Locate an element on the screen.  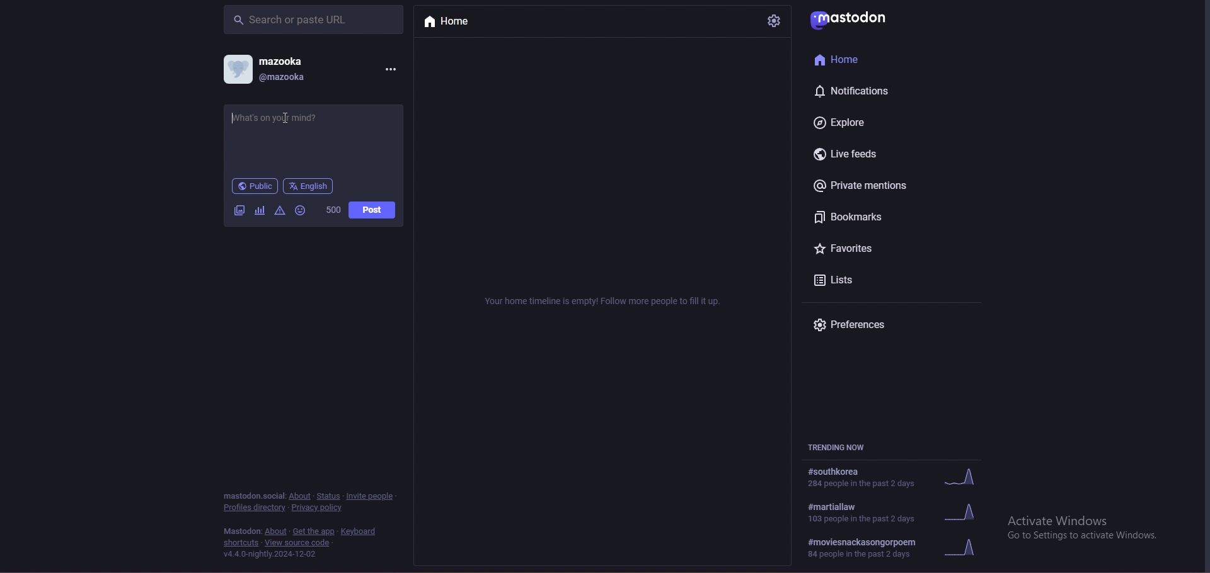
favourites is located at coordinates (875, 247).